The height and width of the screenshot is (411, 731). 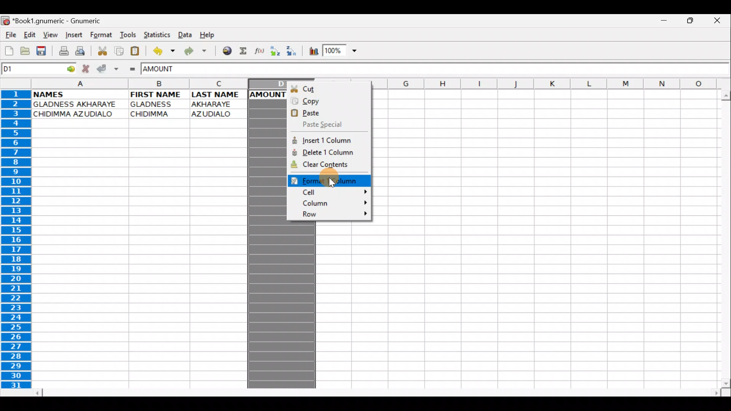 What do you see at coordinates (155, 114) in the screenshot?
I see `CHIDIMMA` at bounding box center [155, 114].